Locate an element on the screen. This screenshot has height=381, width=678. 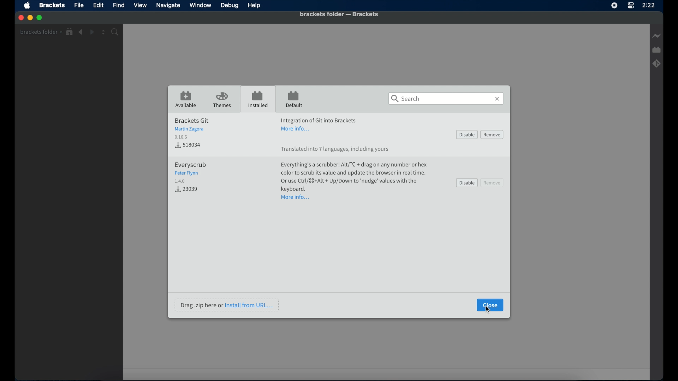
installed highlighted is located at coordinates (257, 99).